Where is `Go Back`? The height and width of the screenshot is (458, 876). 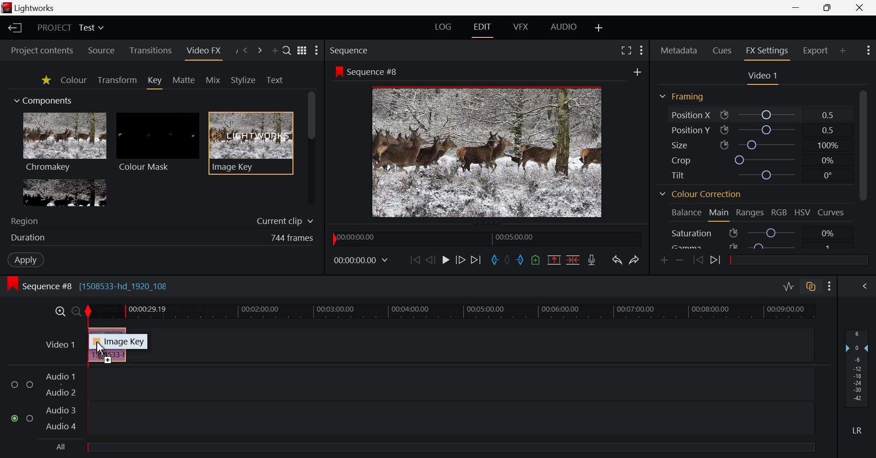 Go Back is located at coordinates (430, 260).